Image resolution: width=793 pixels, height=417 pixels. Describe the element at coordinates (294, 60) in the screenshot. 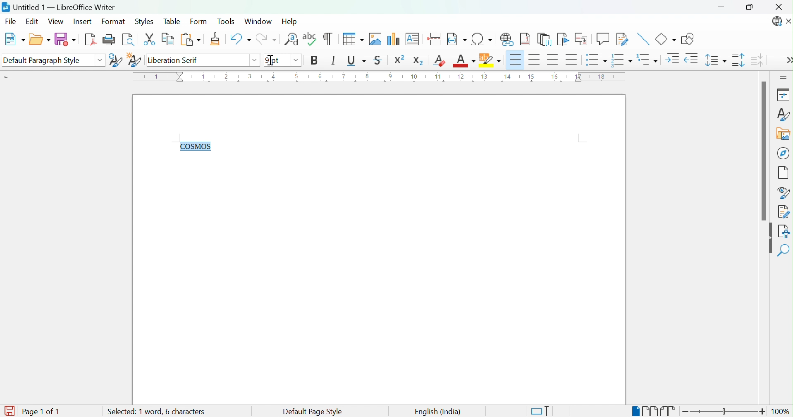

I see `Drop down` at that location.